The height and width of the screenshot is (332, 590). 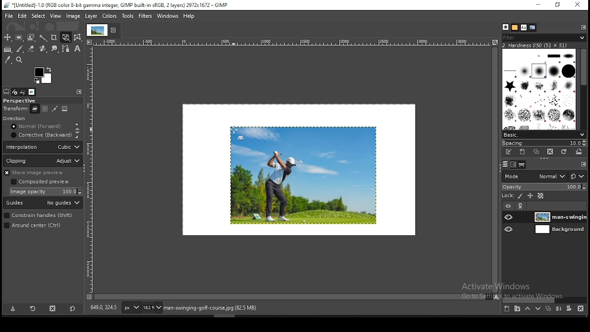 What do you see at coordinates (32, 47) in the screenshot?
I see `eraser tool` at bounding box center [32, 47].